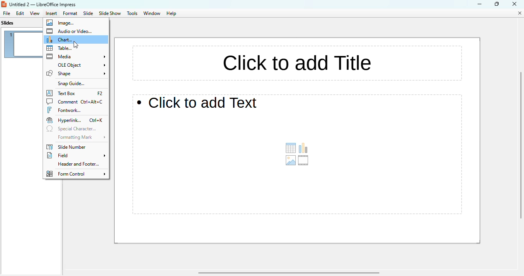 This screenshot has height=276, width=524. What do you see at coordinates (59, 48) in the screenshot?
I see `table` at bounding box center [59, 48].